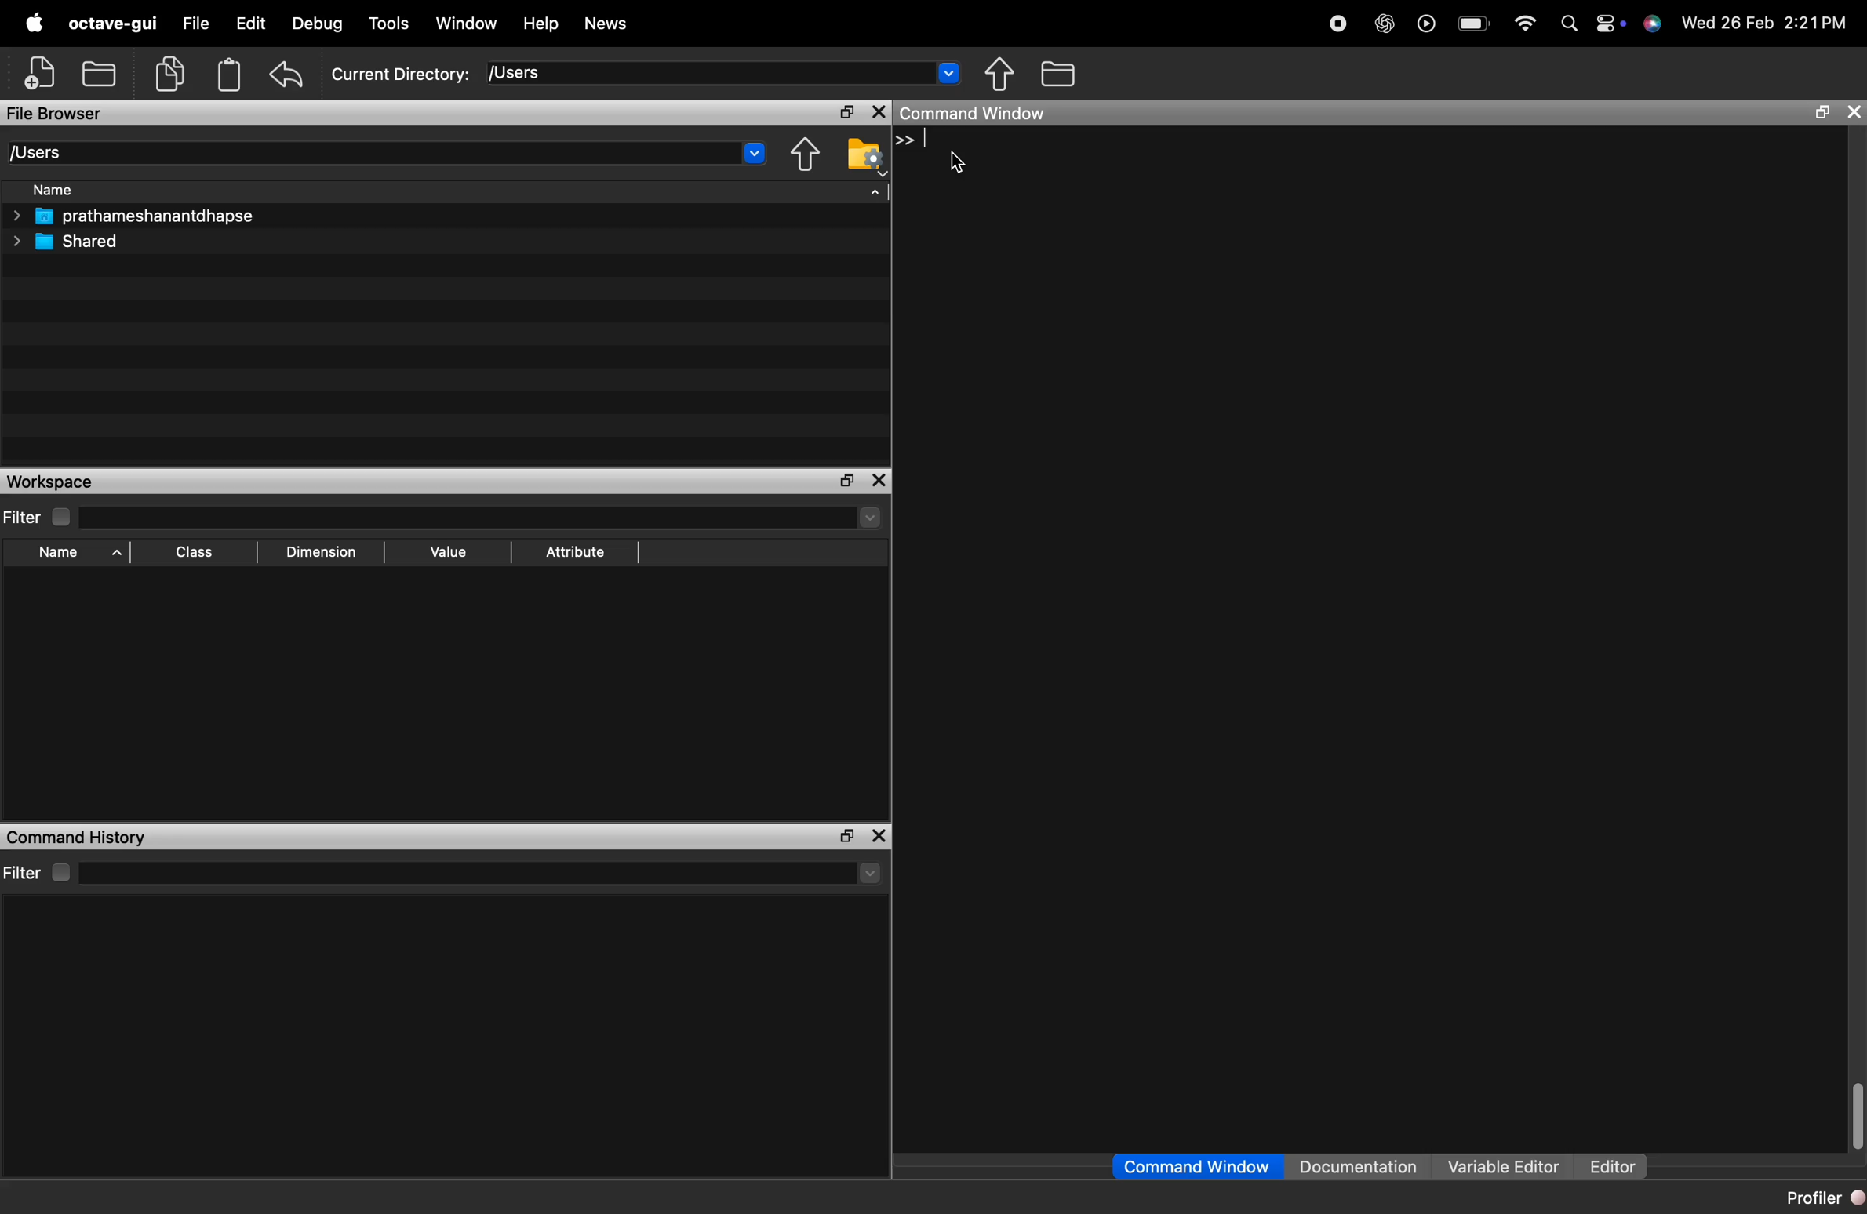 The width and height of the screenshot is (1867, 1214). Describe the element at coordinates (1619, 1165) in the screenshot. I see `Editor` at that location.